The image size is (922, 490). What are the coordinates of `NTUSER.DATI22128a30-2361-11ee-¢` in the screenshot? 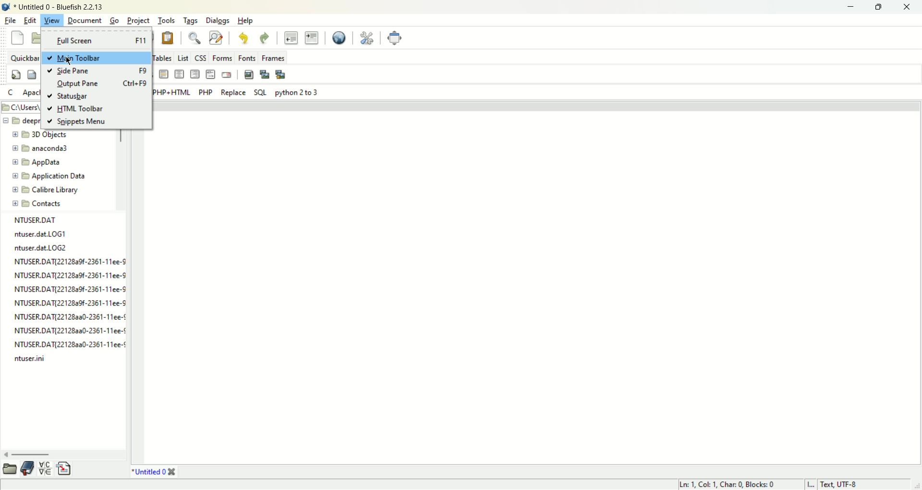 It's located at (70, 329).